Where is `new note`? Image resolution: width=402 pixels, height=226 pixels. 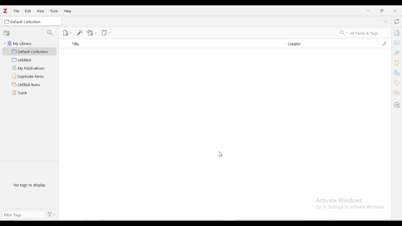
new note is located at coordinates (106, 32).